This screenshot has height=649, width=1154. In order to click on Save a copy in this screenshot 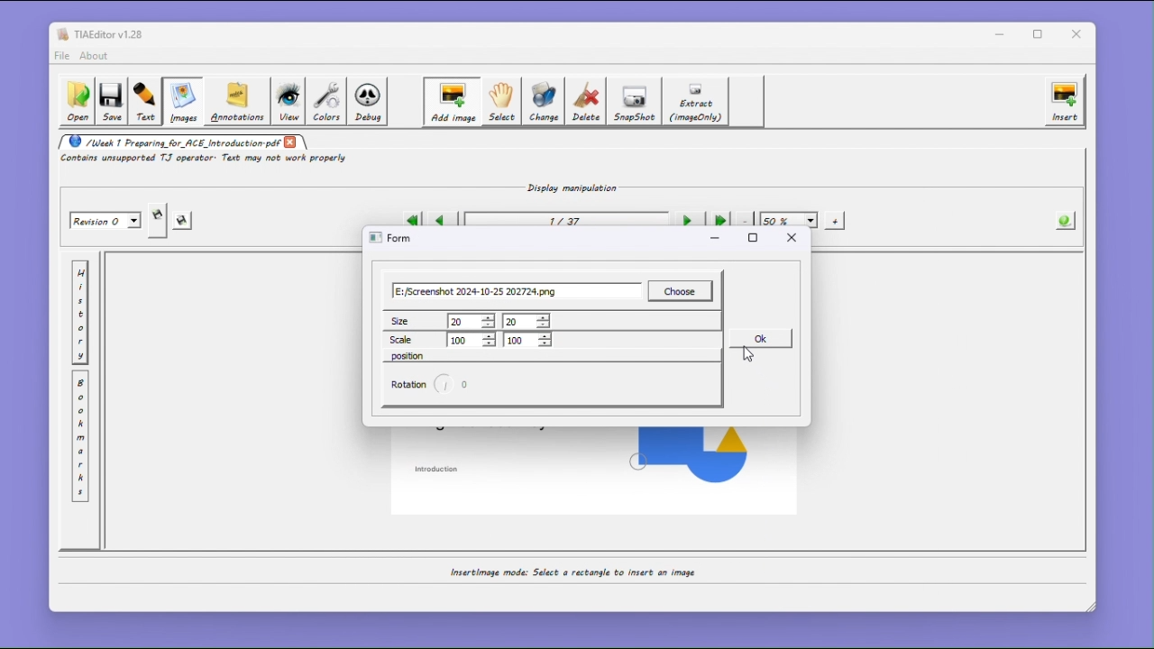, I will do `click(158, 221)`.